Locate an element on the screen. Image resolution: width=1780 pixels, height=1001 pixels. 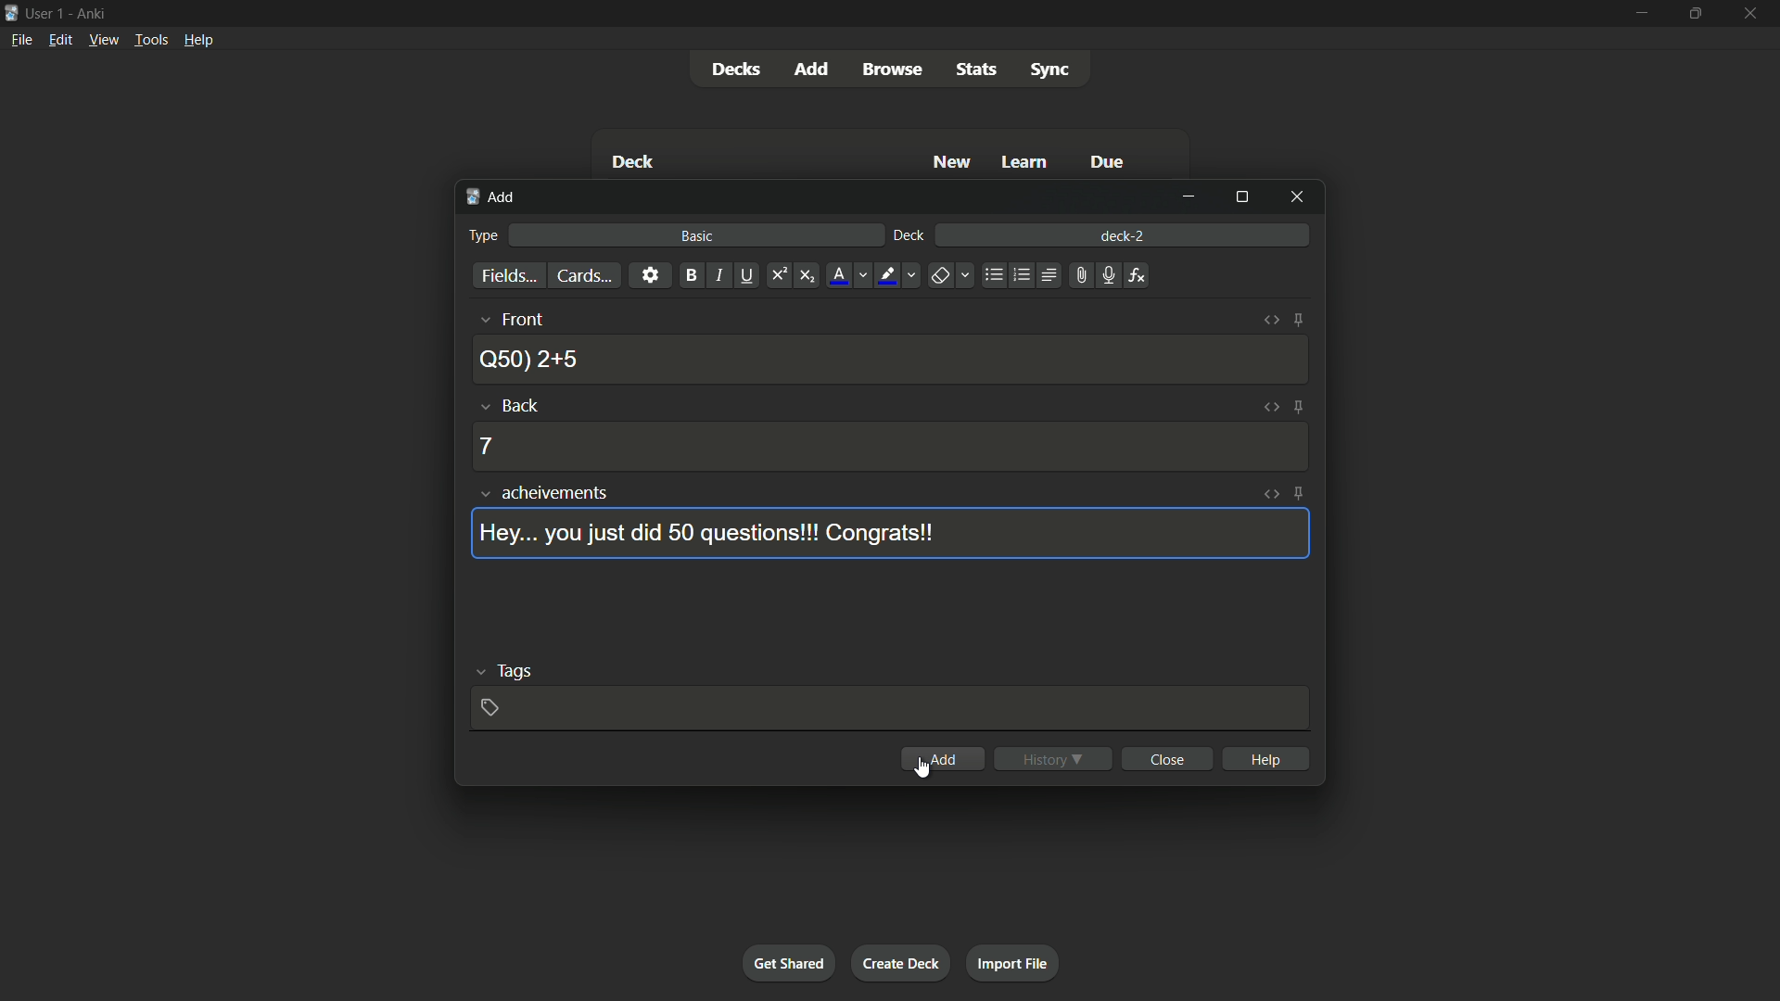
sync is located at coordinates (1052, 70).